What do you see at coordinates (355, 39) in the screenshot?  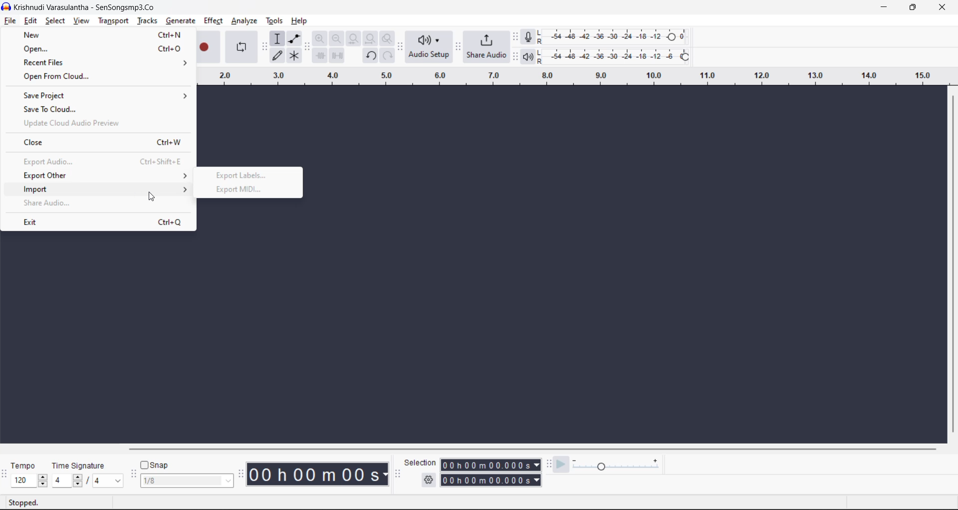 I see `fit selection to width` at bounding box center [355, 39].